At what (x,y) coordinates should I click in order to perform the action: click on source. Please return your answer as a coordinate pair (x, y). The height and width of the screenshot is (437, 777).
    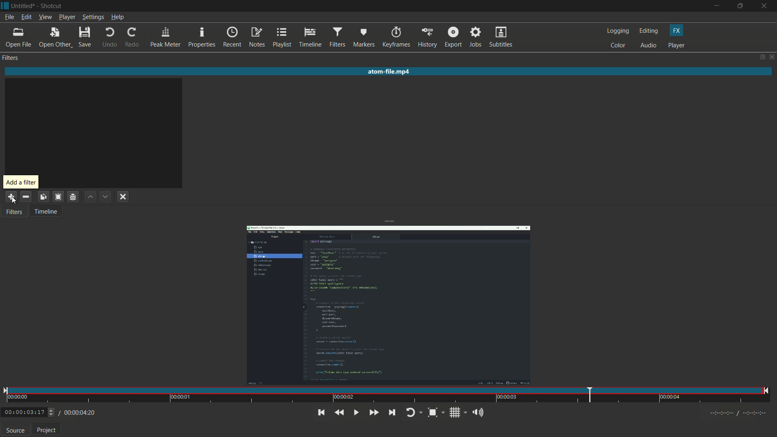
    Looking at the image, I should click on (15, 431).